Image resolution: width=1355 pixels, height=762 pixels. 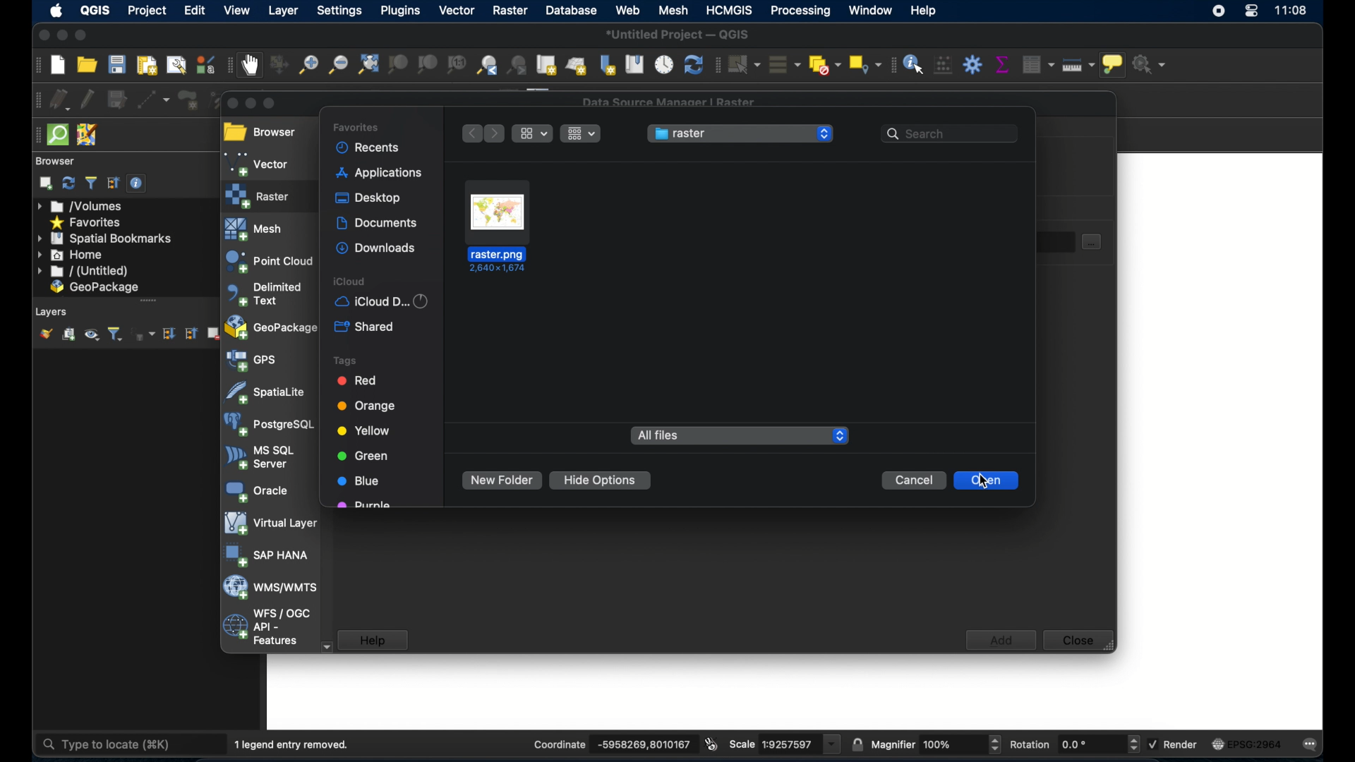 I want to click on type to locate, so click(x=109, y=743).